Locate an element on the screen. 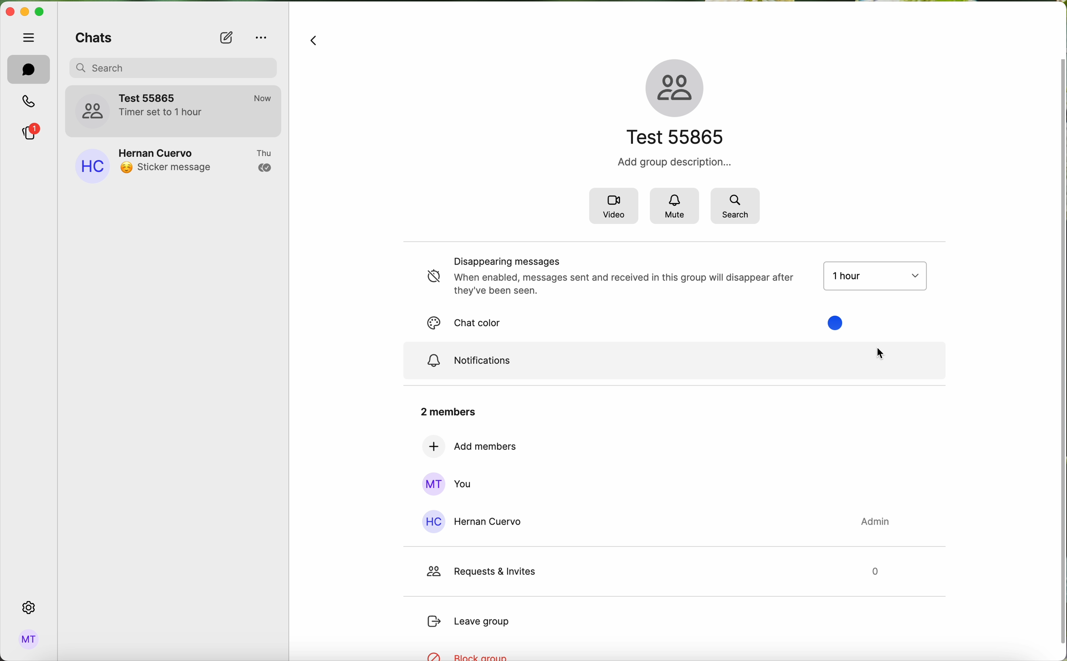 The width and height of the screenshot is (1067, 661). profile is located at coordinates (29, 640).